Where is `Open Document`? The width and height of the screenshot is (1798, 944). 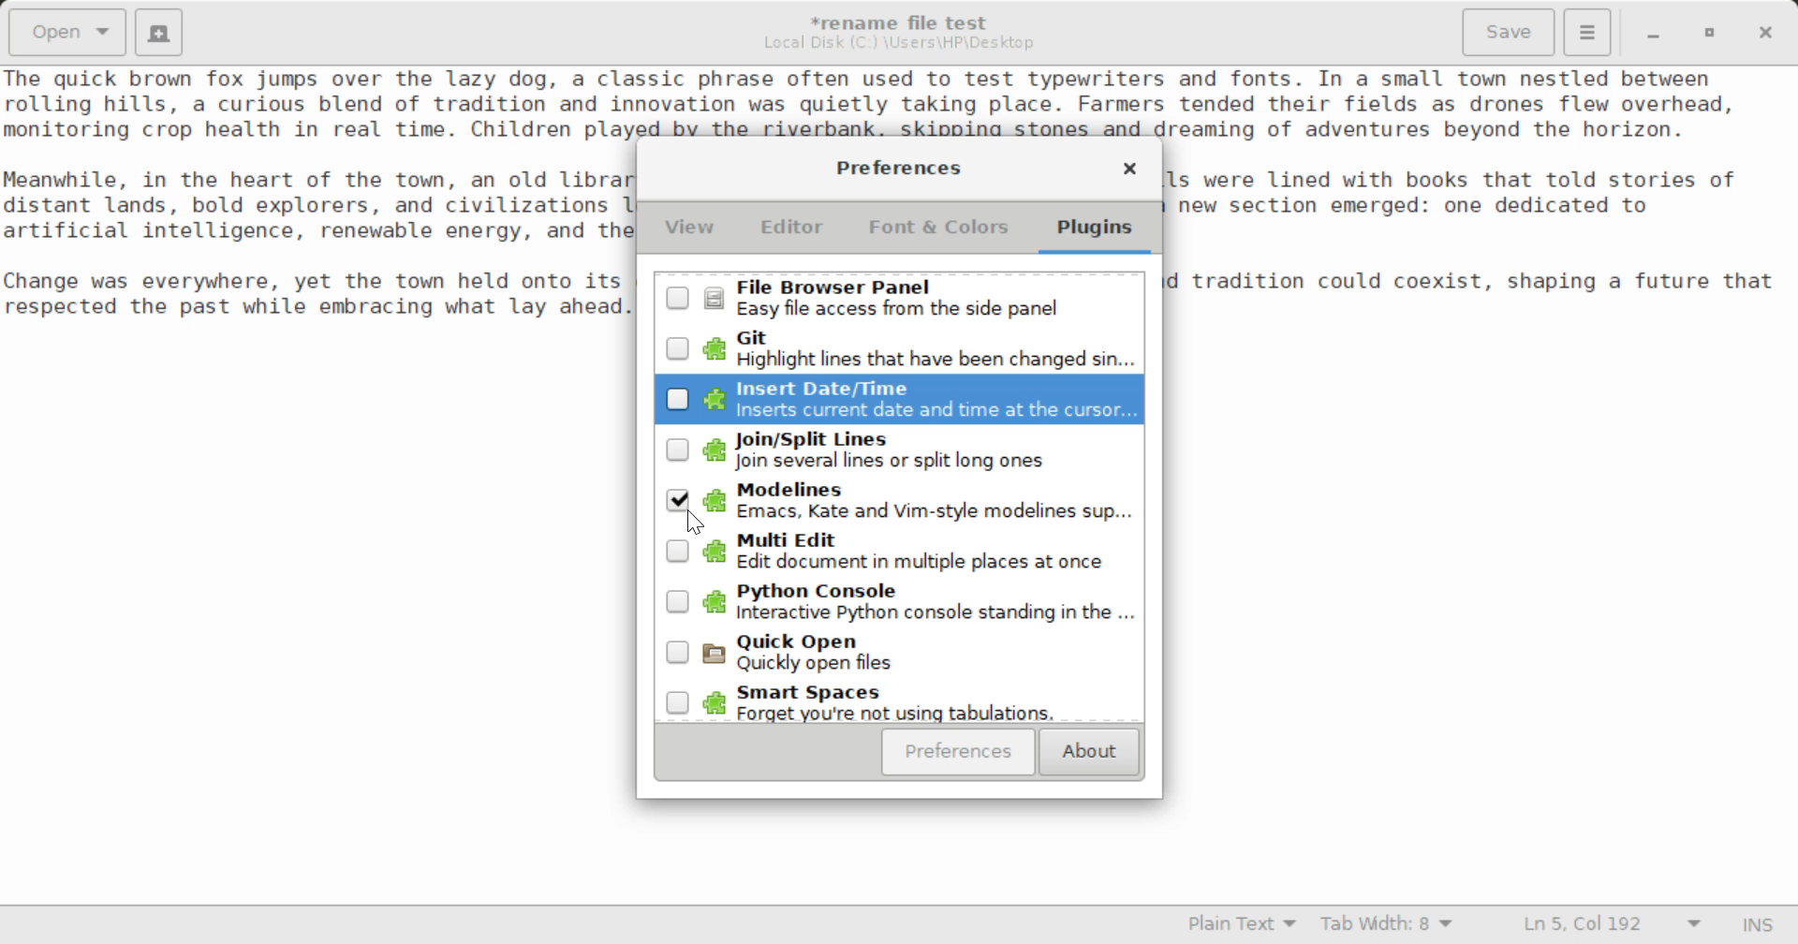 Open Document is located at coordinates (67, 30).